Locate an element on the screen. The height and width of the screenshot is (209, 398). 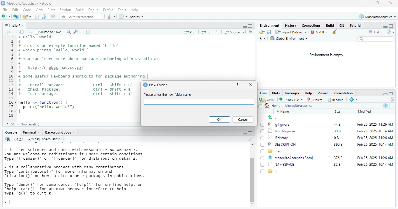
checkbox is located at coordinates (263, 131).